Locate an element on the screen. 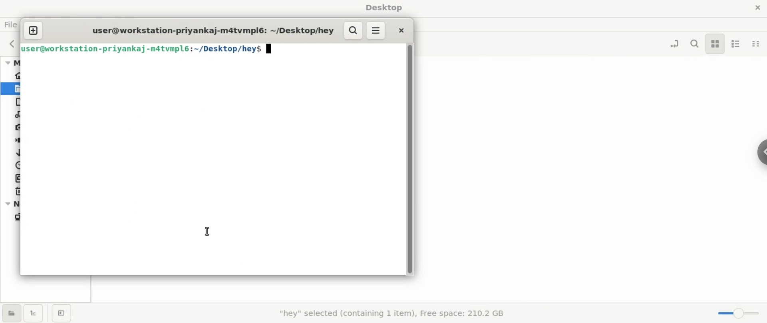 The height and width of the screenshot is (323, 767). cursor is located at coordinates (209, 230).